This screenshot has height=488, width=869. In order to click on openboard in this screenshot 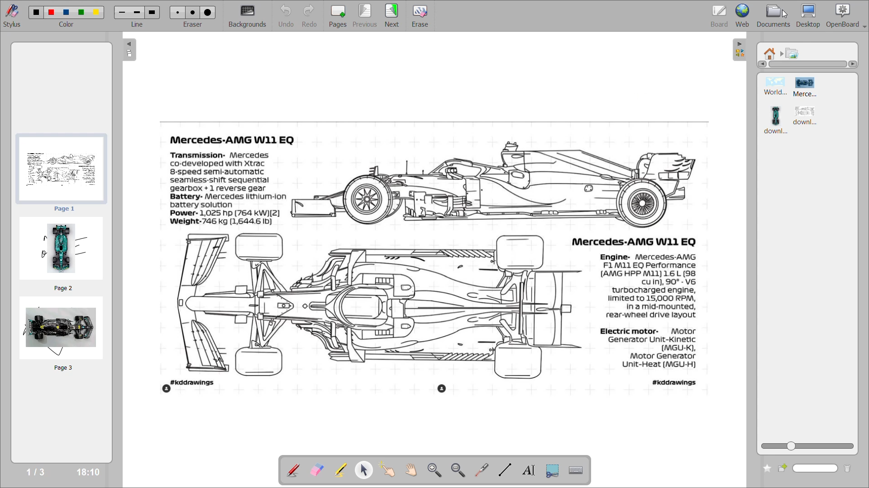, I will do `click(846, 15)`.